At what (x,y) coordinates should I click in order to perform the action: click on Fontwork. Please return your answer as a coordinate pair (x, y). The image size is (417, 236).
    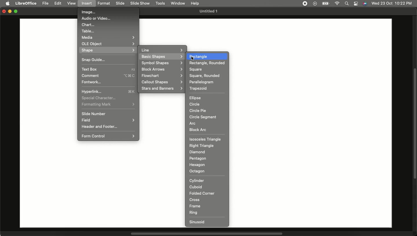
    Looking at the image, I should click on (92, 82).